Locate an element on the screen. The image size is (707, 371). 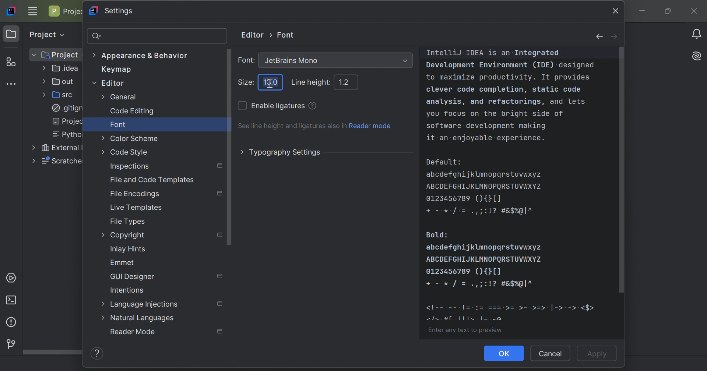
Cursor is located at coordinates (272, 83).